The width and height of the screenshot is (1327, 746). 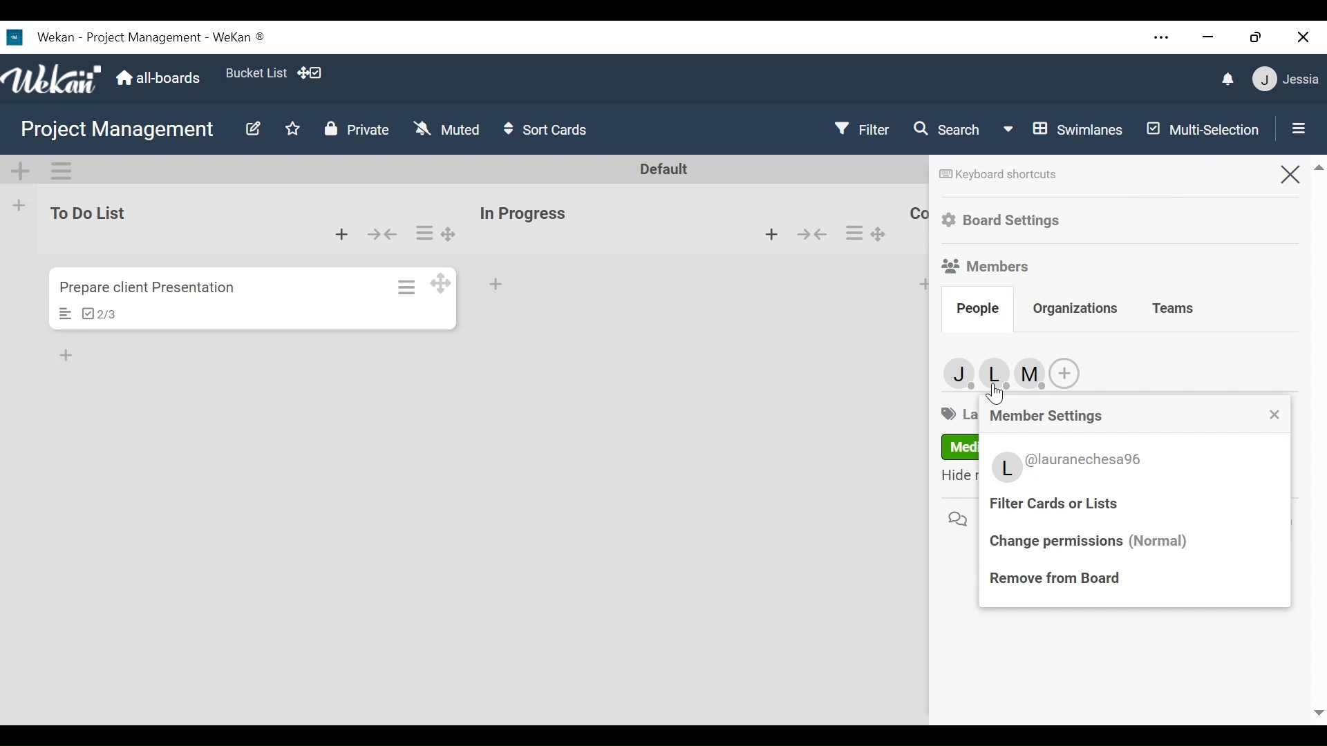 I want to click on Filter cards or list, so click(x=1061, y=504).